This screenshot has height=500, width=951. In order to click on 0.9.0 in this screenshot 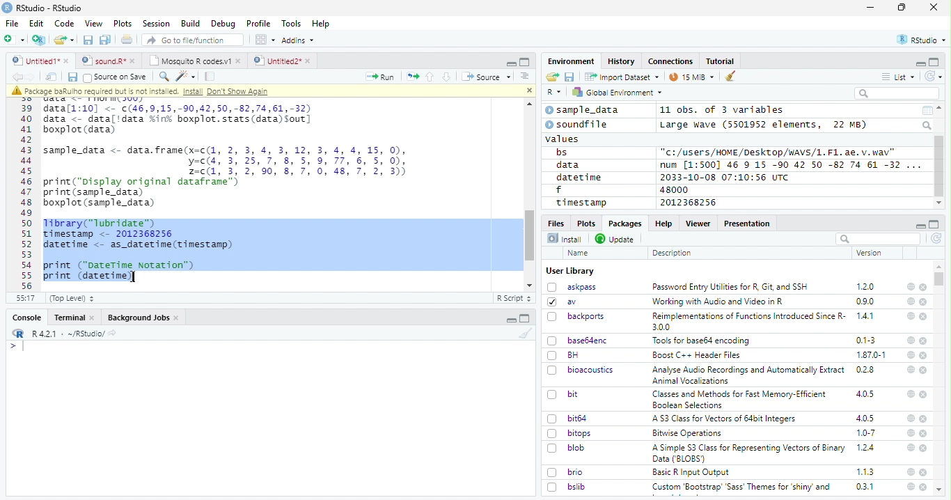, I will do `click(865, 302)`.